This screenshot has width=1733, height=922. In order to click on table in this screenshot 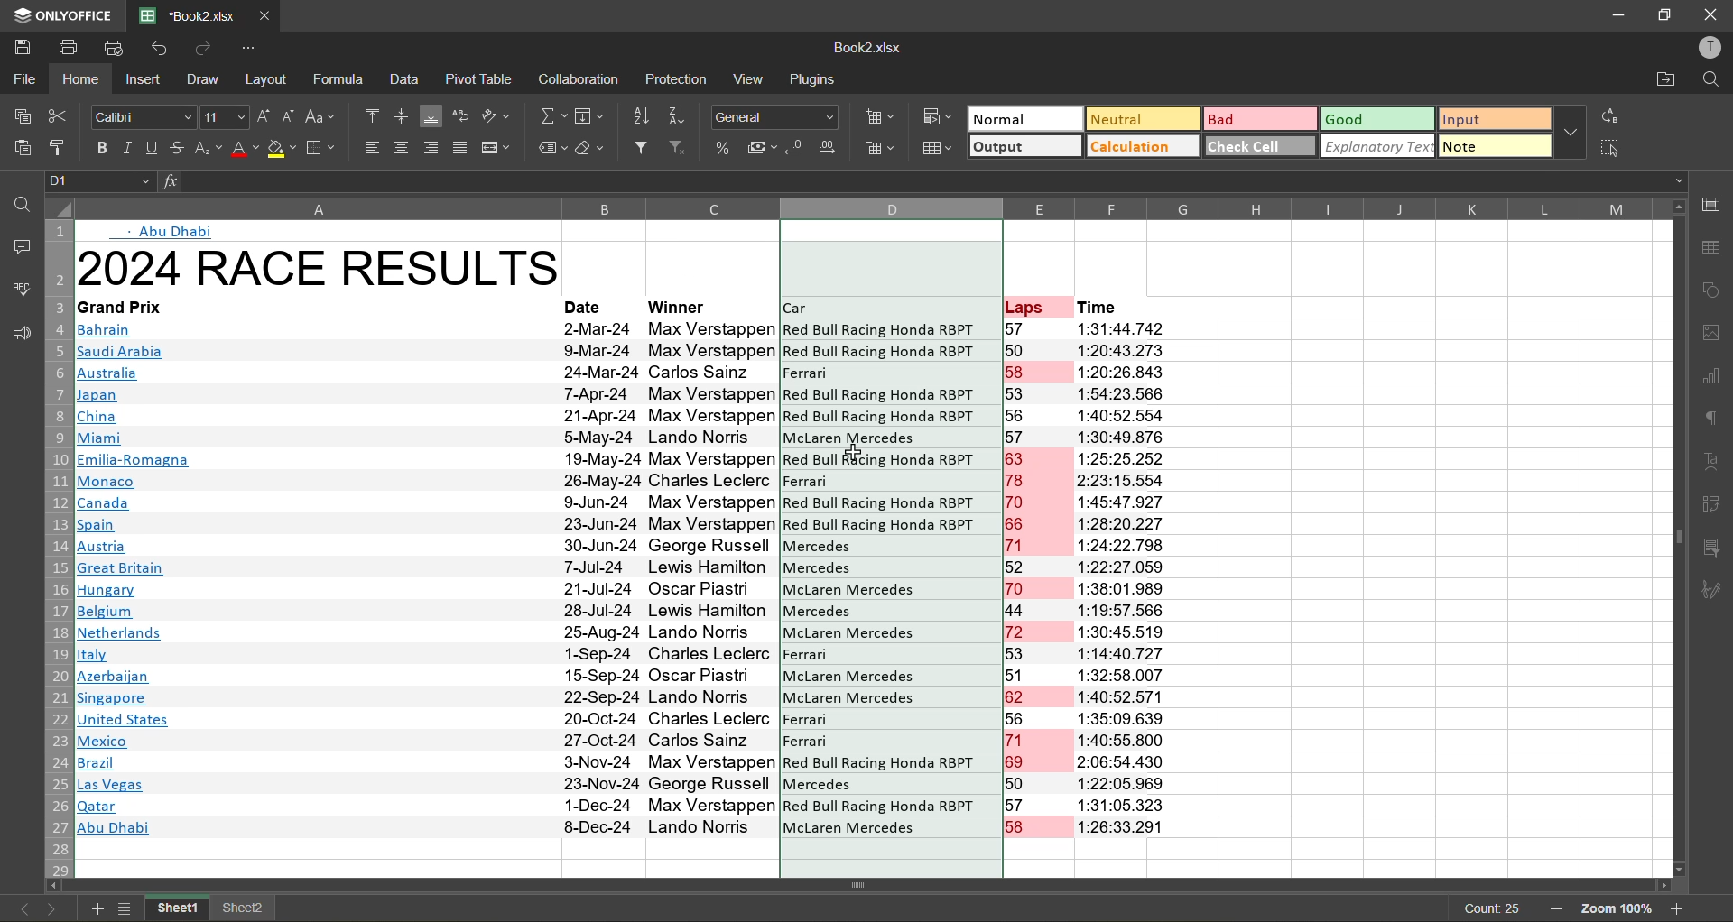, I will do `click(1718, 247)`.